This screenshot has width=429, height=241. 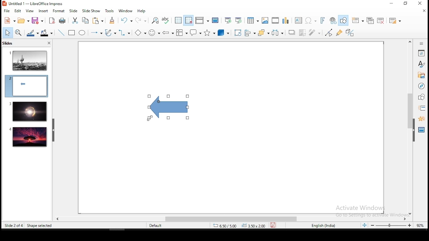 I want to click on lines and arrows, so click(x=96, y=33).